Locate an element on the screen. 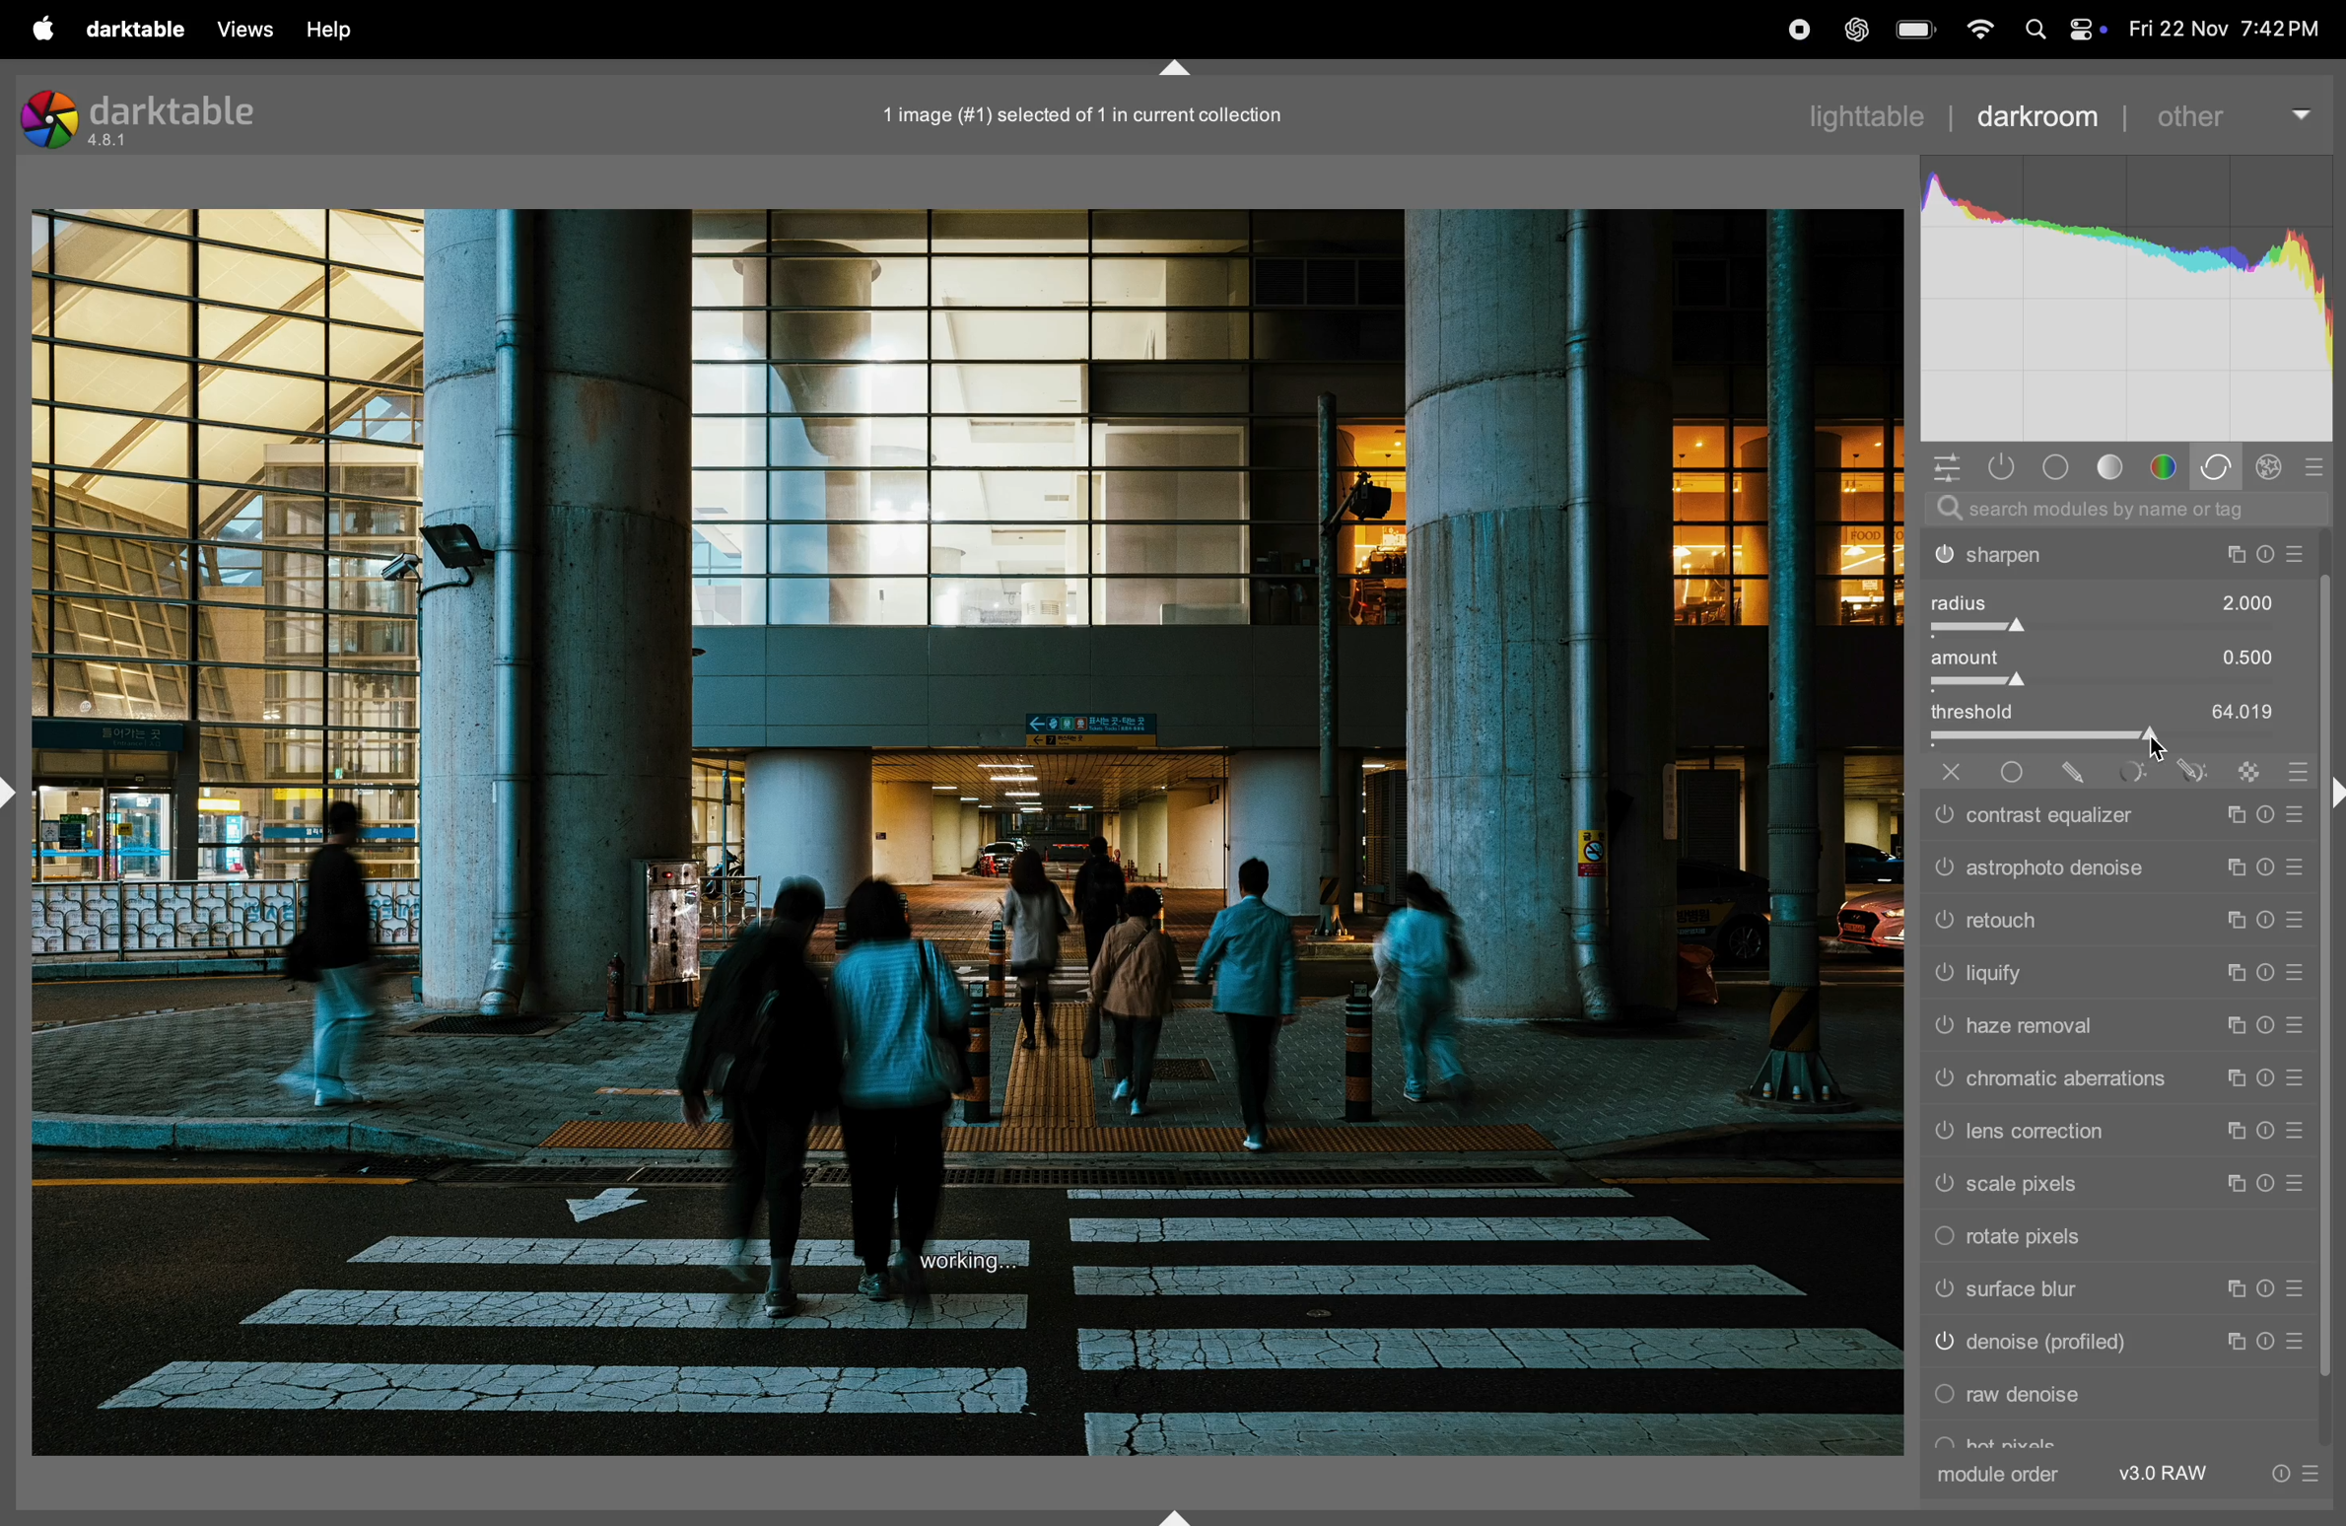 The width and height of the screenshot is (2346, 1526). effect is located at coordinates (2276, 465).